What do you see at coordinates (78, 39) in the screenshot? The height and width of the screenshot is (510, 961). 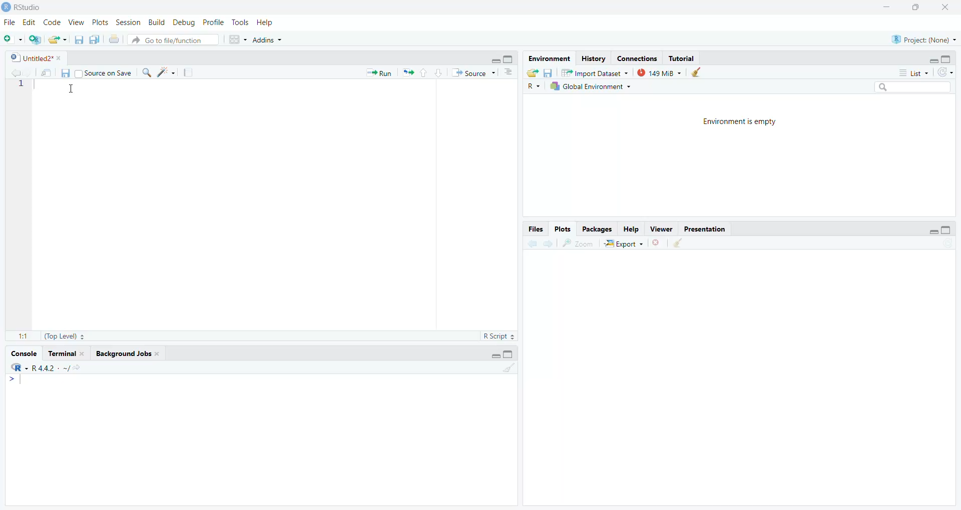 I see `Save current document (Ctrl + S)` at bounding box center [78, 39].